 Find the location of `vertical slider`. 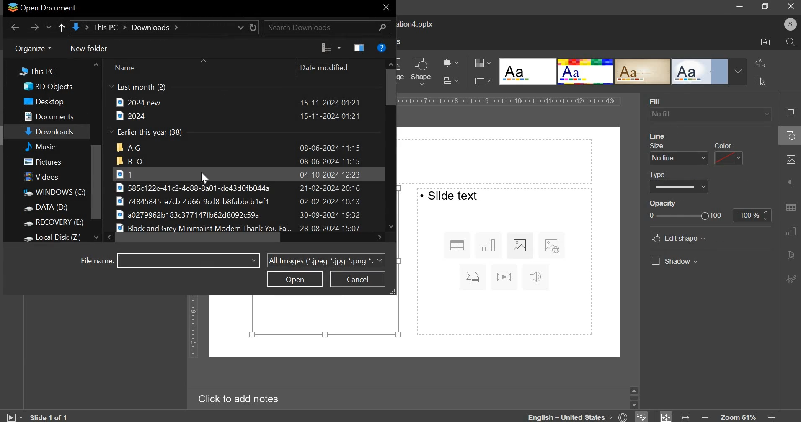

vertical slider is located at coordinates (391, 144).